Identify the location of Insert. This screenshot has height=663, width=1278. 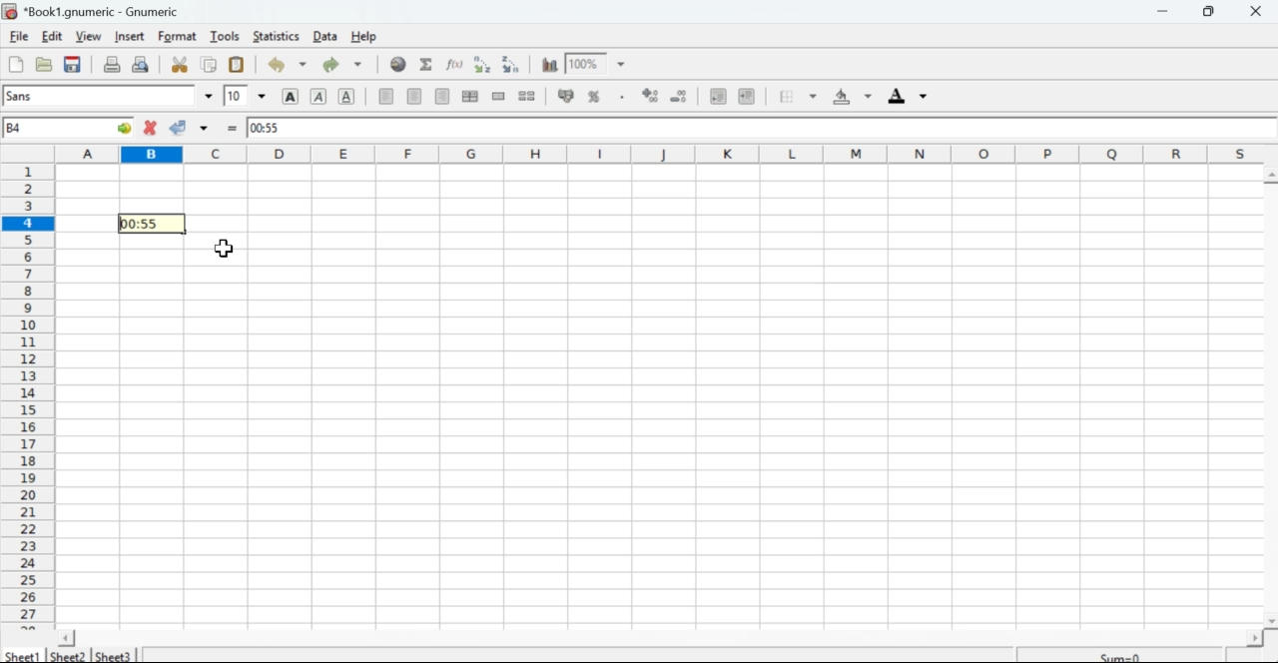
(131, 37).